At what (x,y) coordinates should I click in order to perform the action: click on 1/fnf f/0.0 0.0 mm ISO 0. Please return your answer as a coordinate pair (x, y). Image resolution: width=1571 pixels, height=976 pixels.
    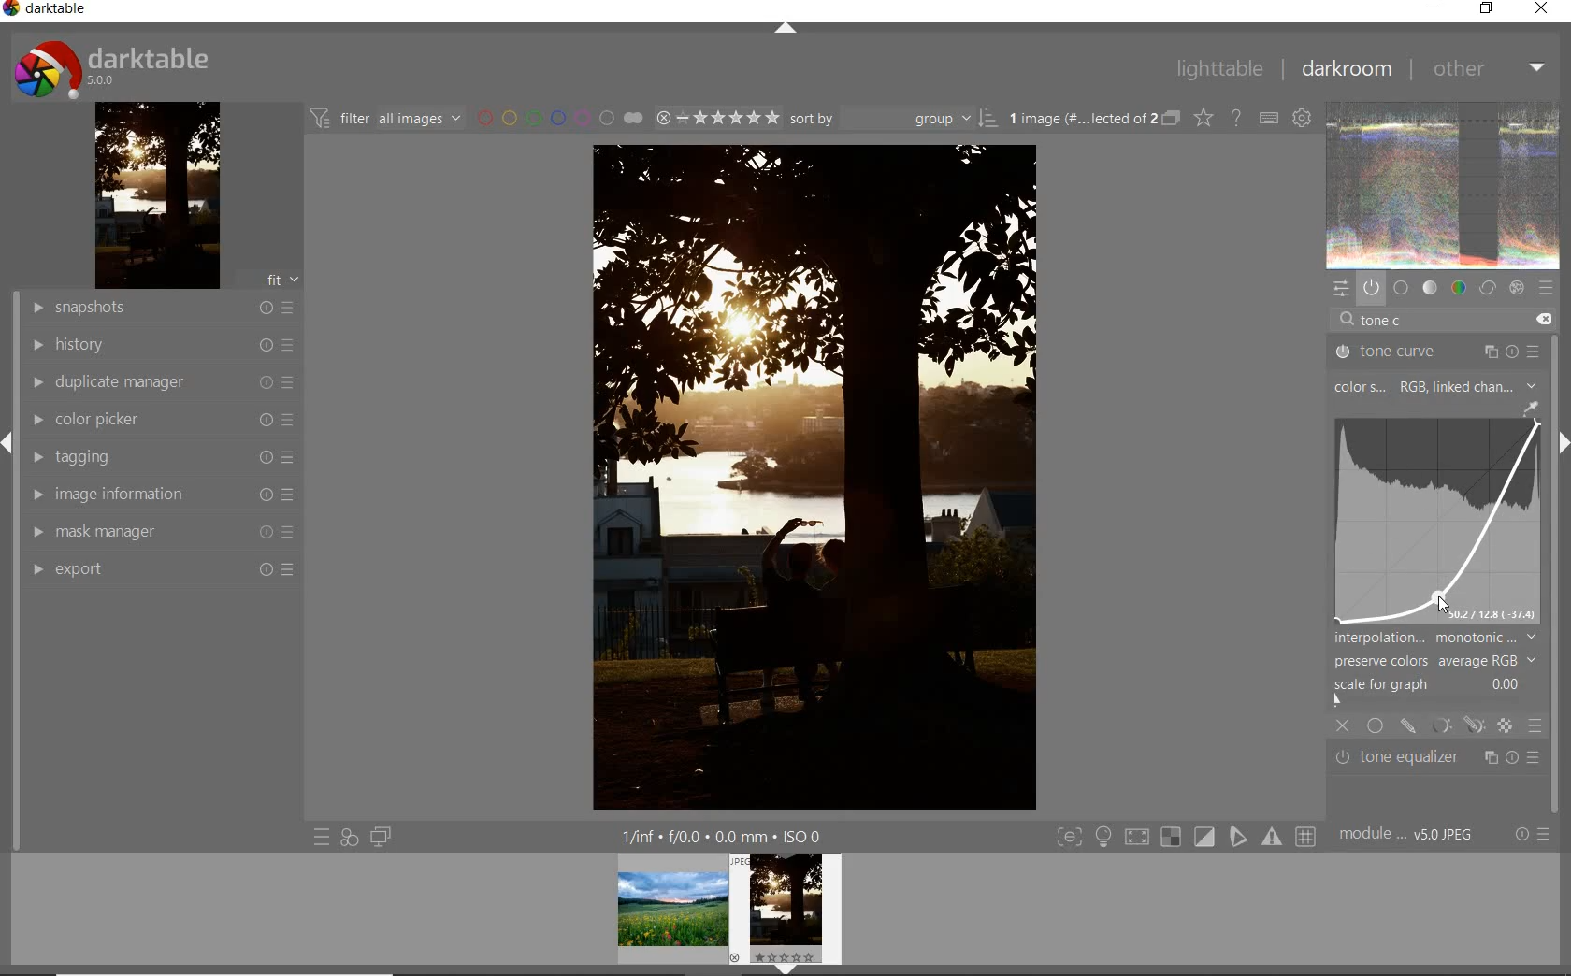
    Looking at the image, I should click on (726, 834).